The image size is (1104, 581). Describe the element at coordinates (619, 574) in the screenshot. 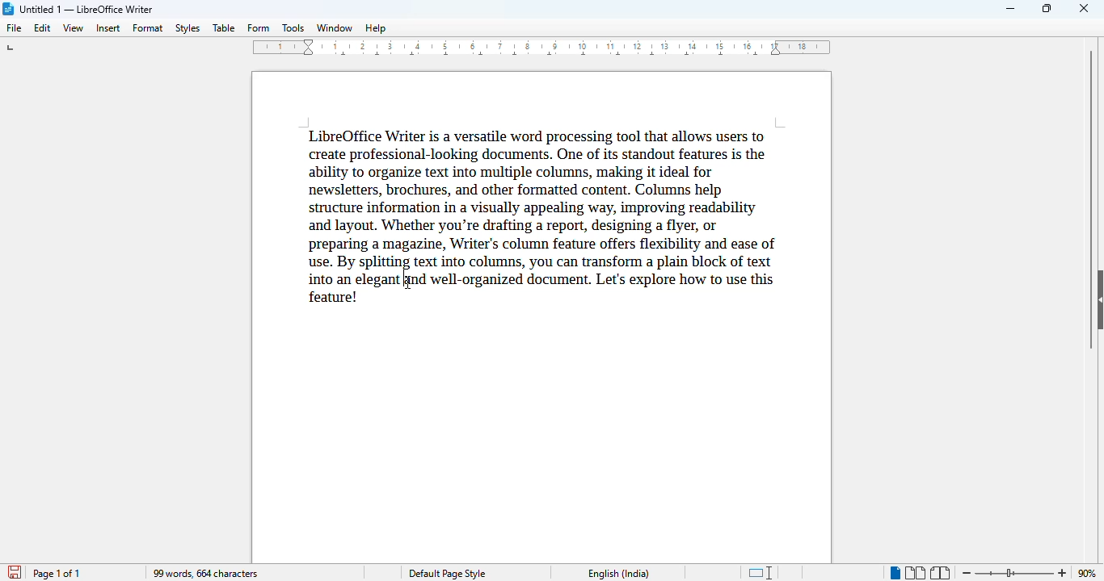

I see `English (India)` at that location.